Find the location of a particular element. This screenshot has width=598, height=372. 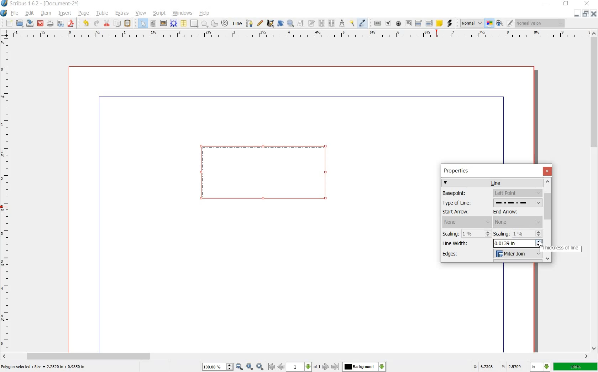

EXTRAS is located at coordinates (122, 14).